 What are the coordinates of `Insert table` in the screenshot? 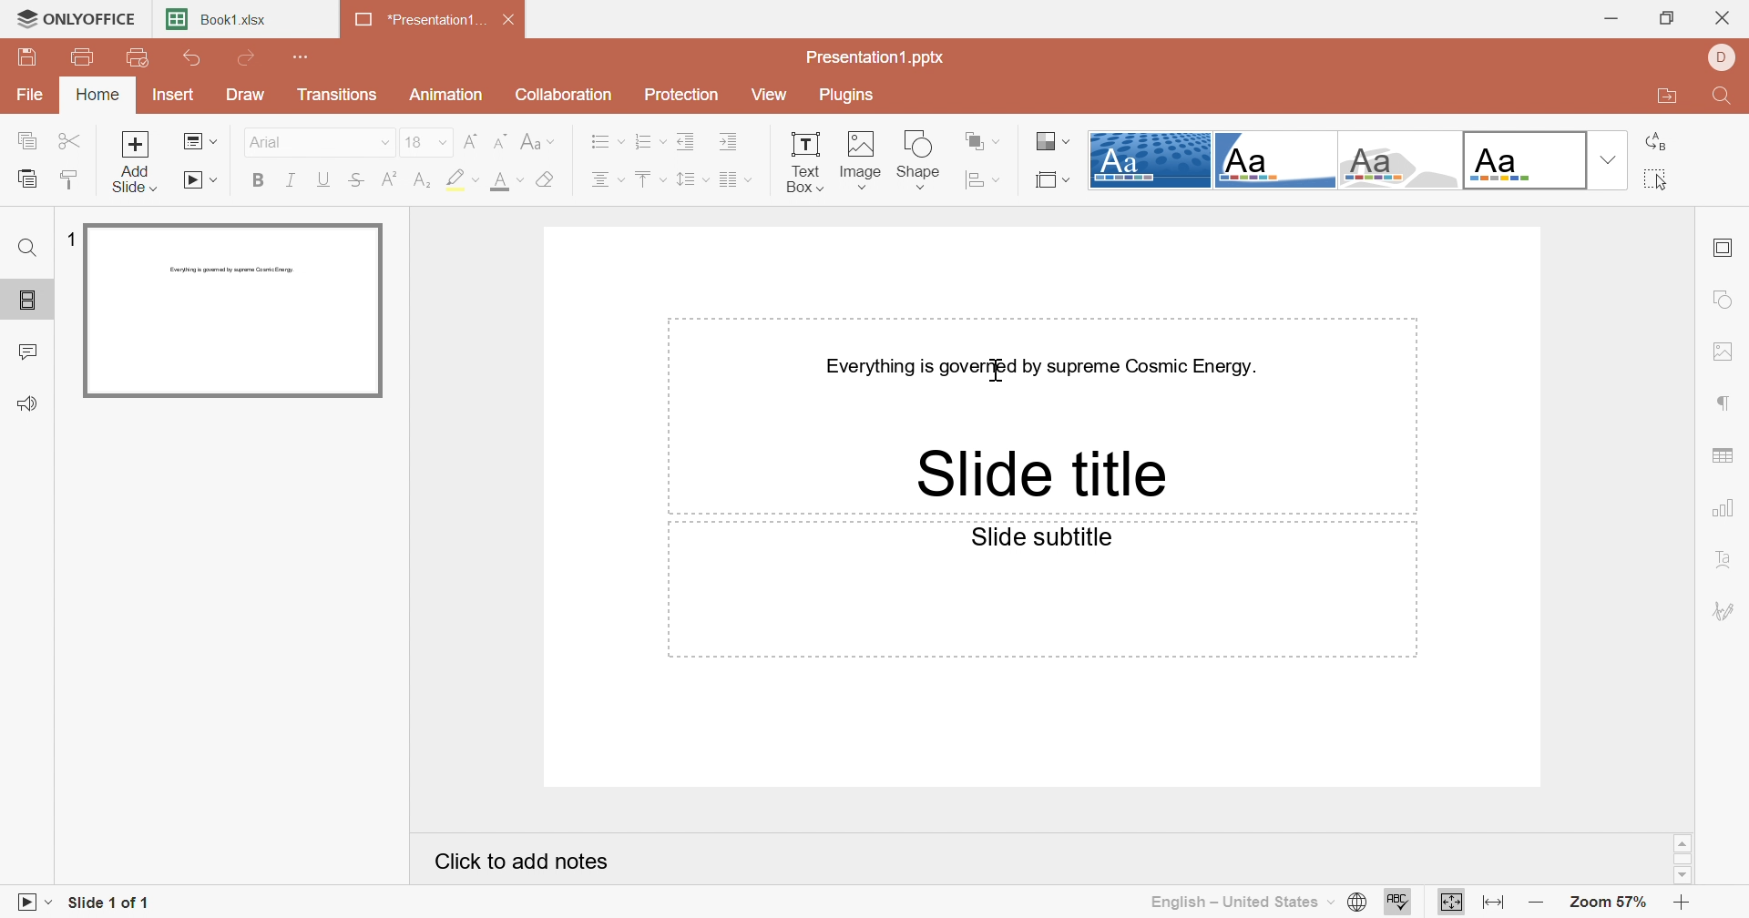 It's located at (1725, 456).